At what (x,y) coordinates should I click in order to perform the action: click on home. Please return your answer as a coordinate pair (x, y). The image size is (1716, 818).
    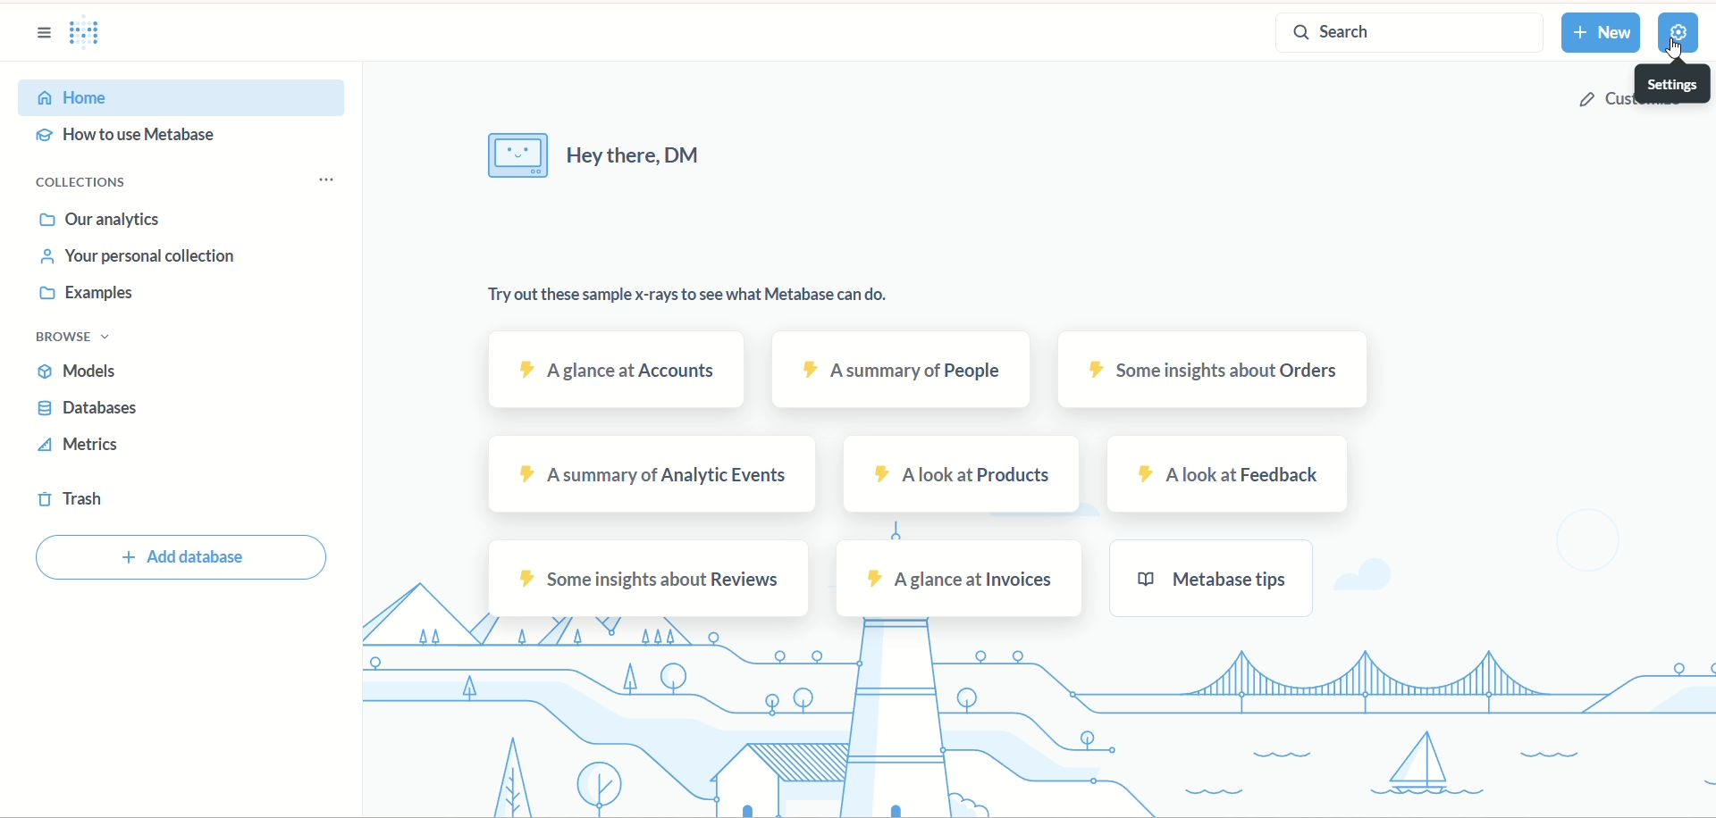
    Looking at the image, I should click on (185, 97).